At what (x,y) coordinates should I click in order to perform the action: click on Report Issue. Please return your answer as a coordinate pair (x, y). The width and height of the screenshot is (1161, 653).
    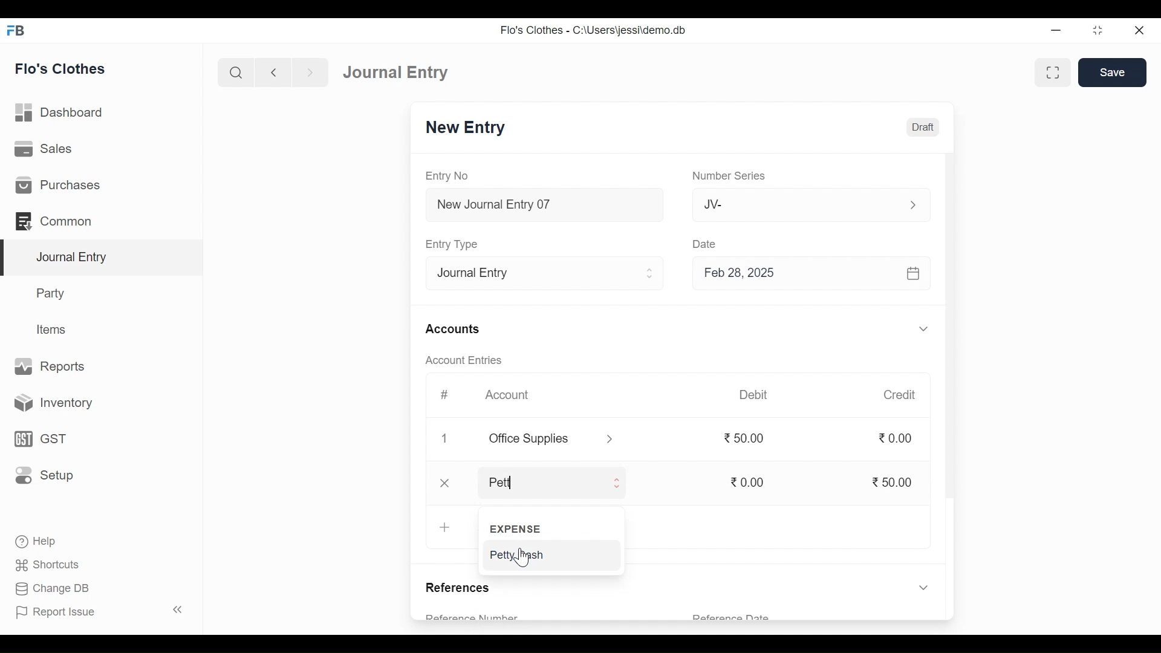
    Looking at the image, I should click on (55, 611).